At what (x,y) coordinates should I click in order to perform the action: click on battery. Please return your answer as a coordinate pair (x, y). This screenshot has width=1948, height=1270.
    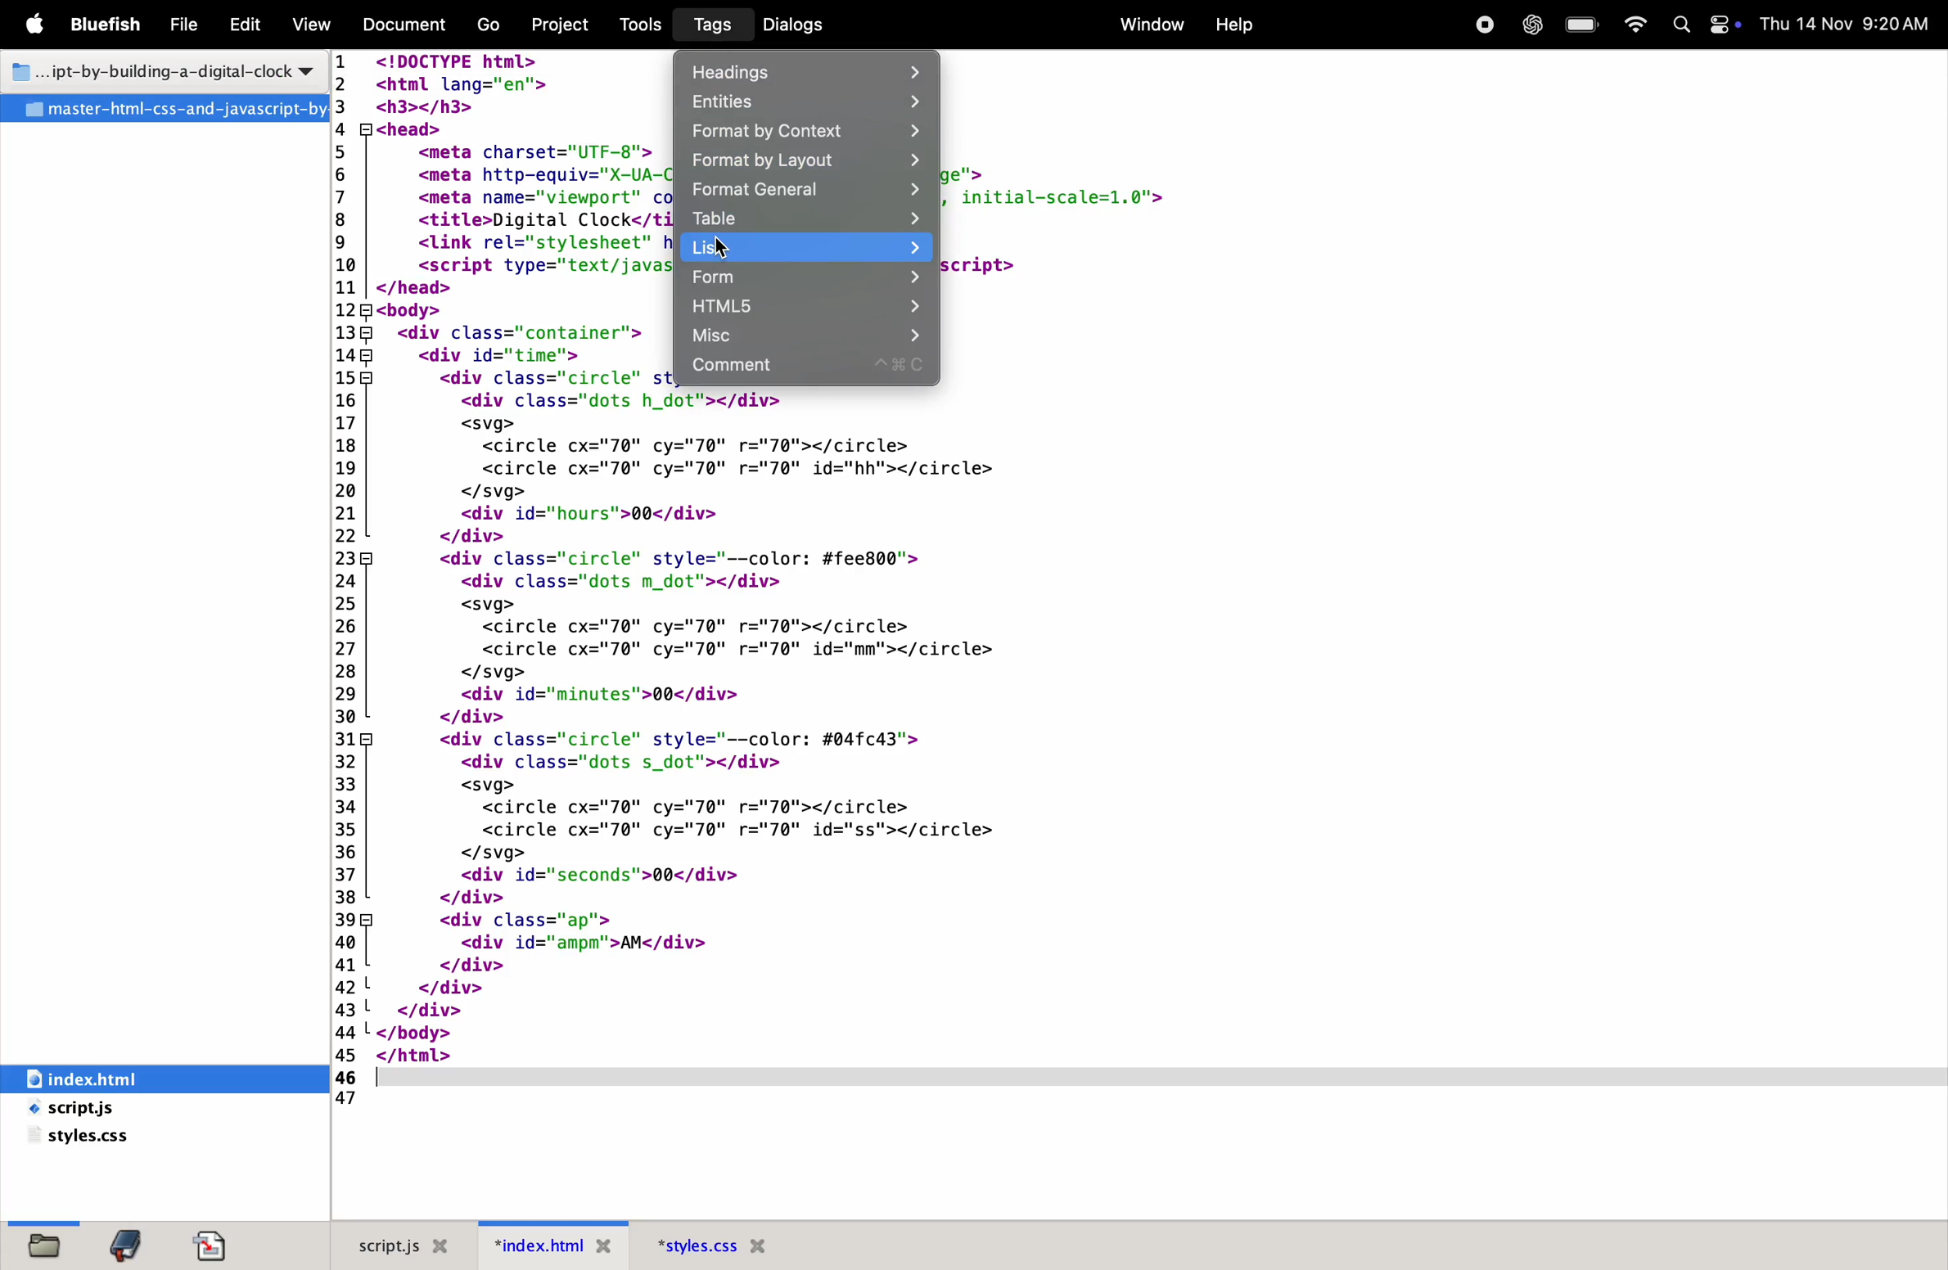
    Looking at the image, I should click on (1580, 25).